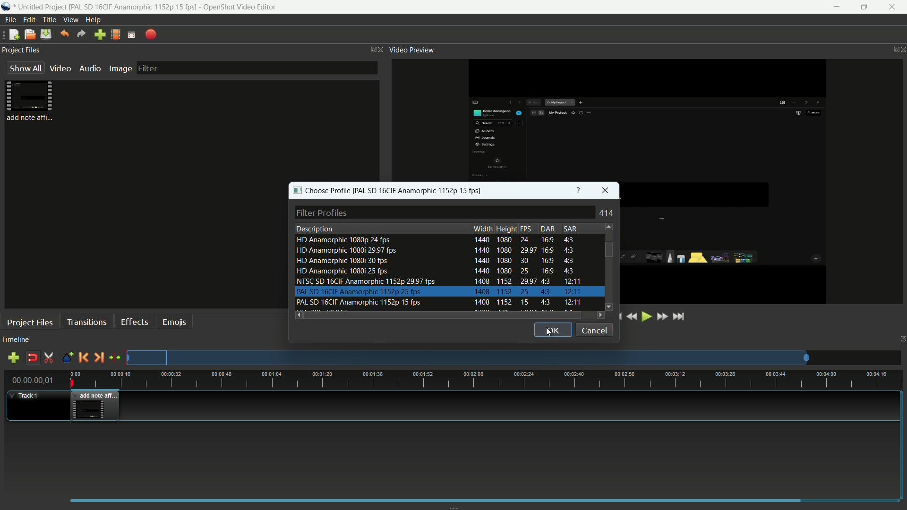 Image resolution: width=907 pixels, height=510 pixels. Describe the element at coordinates (420, 190) in the screenshot. I see `current profile` at that location.